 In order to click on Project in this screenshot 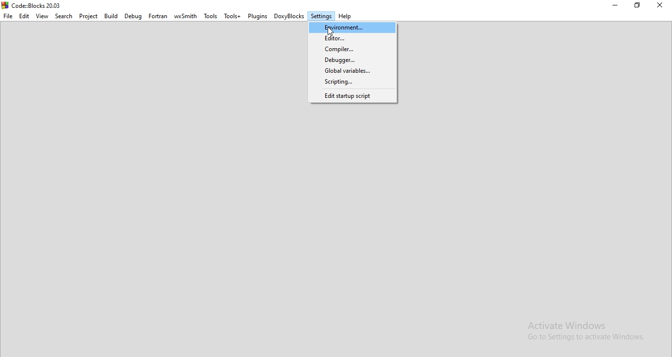, I will do `click(89, 17)`.